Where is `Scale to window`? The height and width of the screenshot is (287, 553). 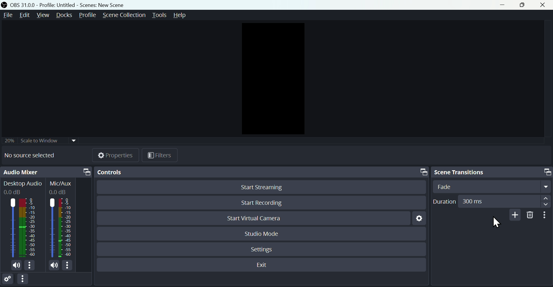
Scale to window is located at coordinates (41, 140).